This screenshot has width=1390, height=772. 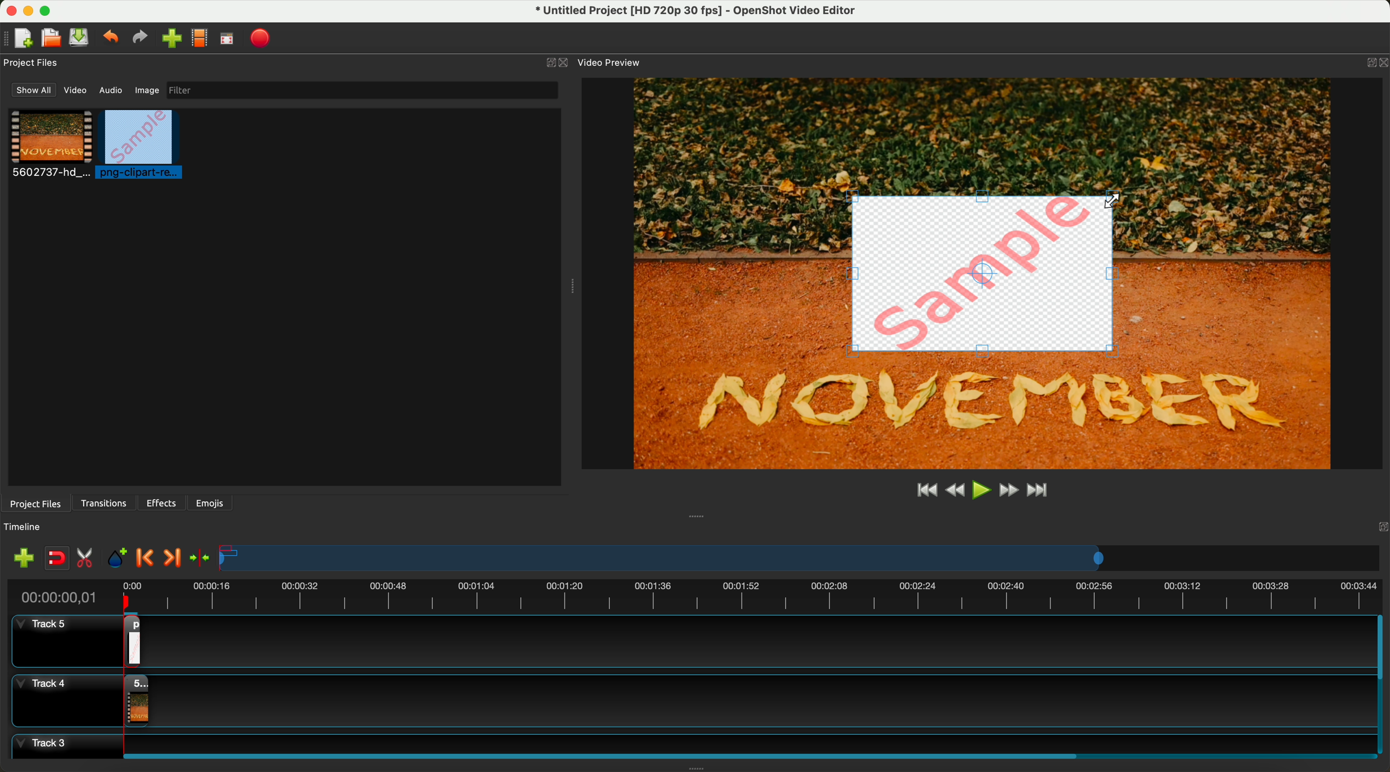 What do you see at coordinates (697, 516) in the screenshot?
I see `Window Expanding` at bounding box center [697, 516].